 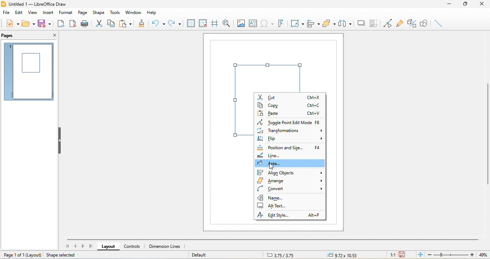 What do you see at coordinates (289, 215) in the screenshot?
I see `edit style` at bounding box center [289, 215].